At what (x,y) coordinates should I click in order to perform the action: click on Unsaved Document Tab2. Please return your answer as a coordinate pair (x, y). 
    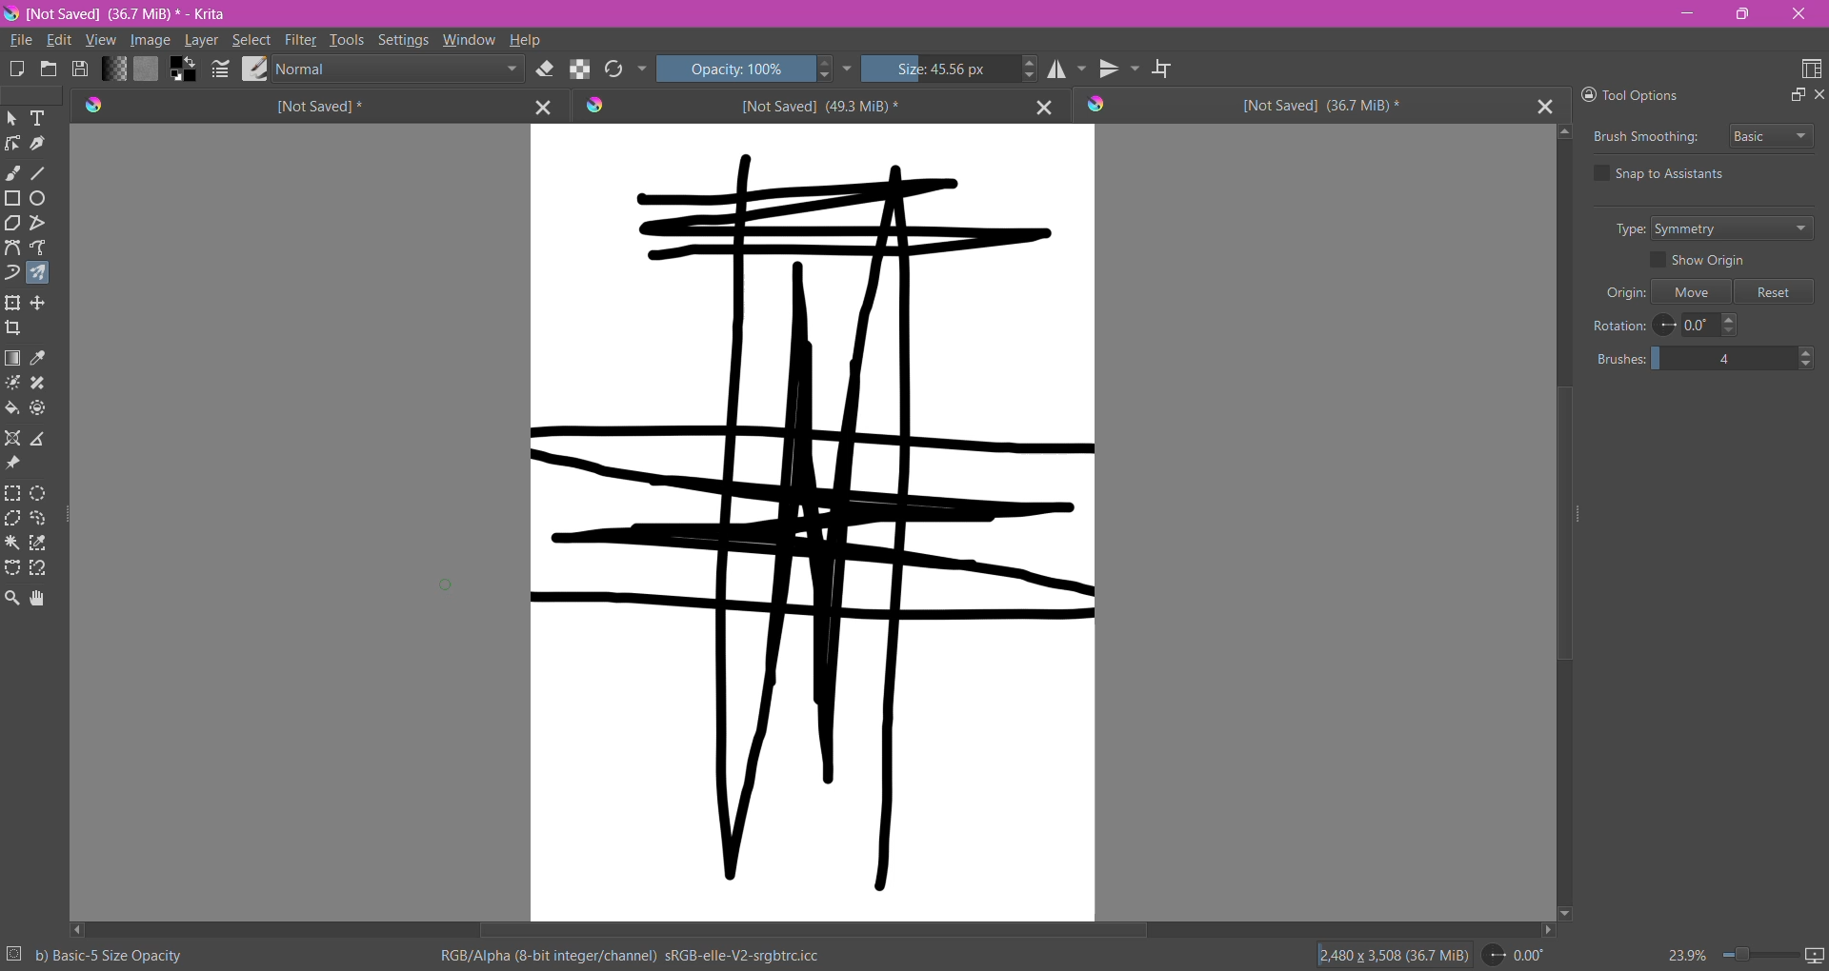
    Looking at the image, I should click on (789, 106).